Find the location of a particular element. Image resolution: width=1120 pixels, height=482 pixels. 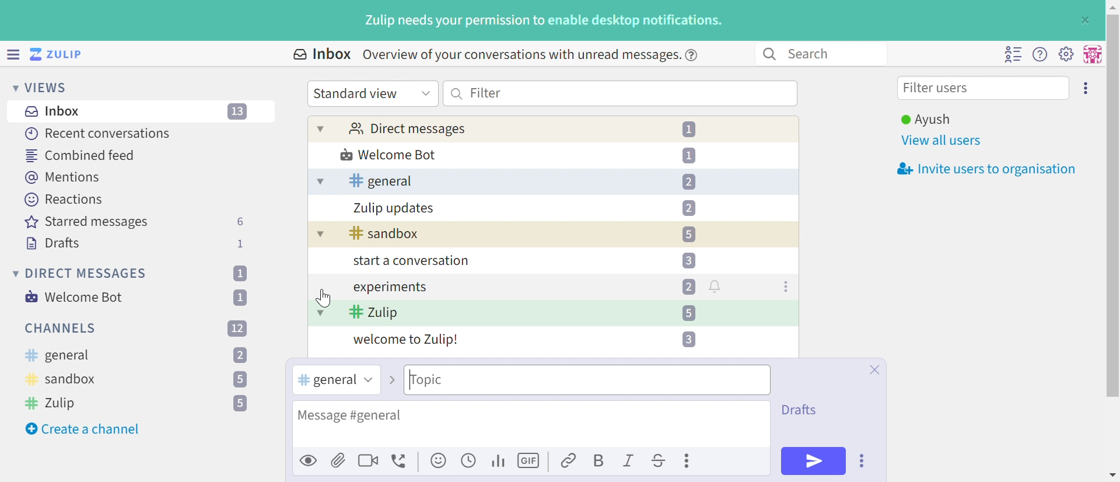

5 is located at coordinates (688, 235).